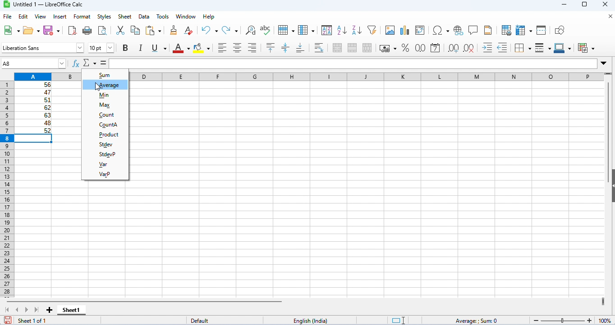 The image size is (615, 325). I want to click on range of cells, so click(33, 108).